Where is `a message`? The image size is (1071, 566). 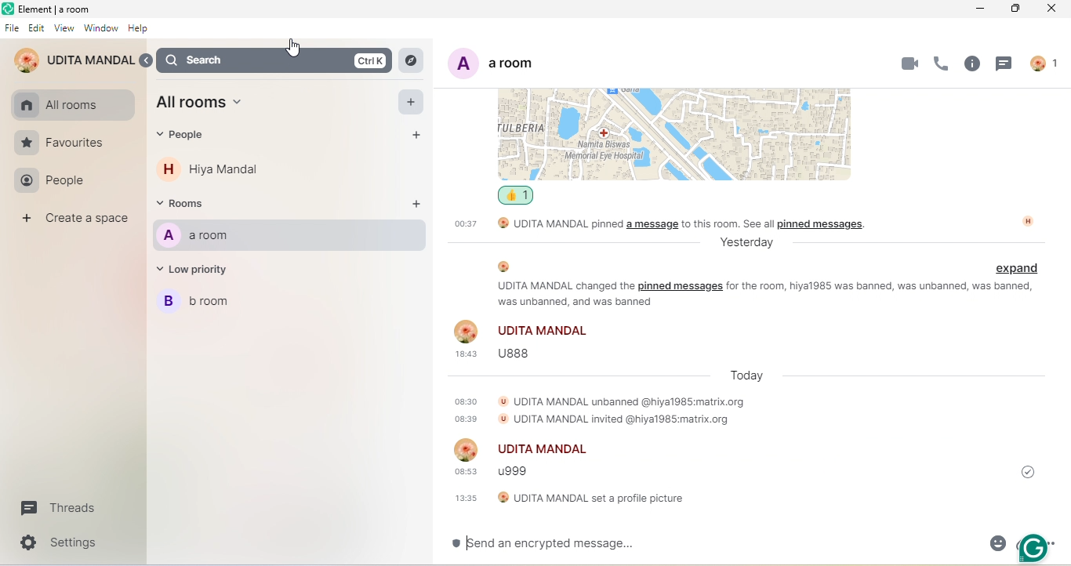
a message is located at coordinates (653, 225).